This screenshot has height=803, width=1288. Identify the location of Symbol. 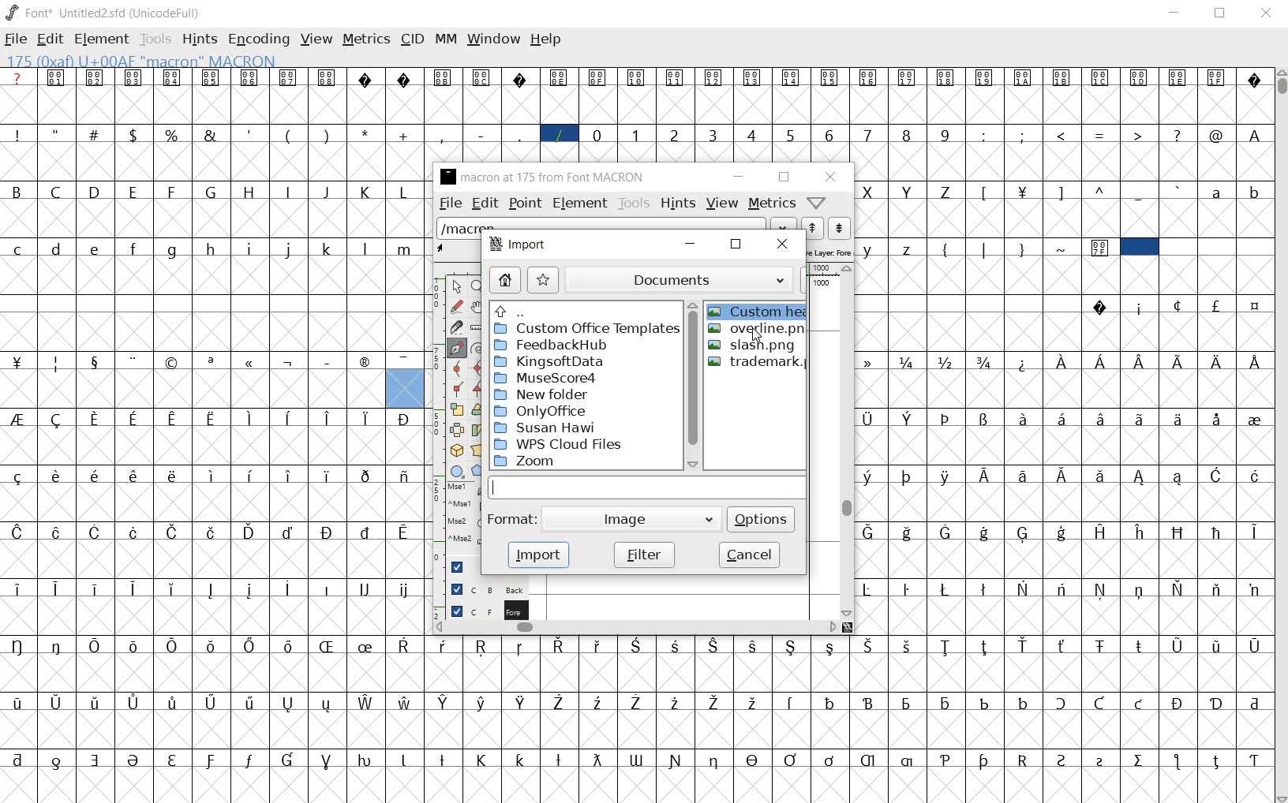
(907, 701).